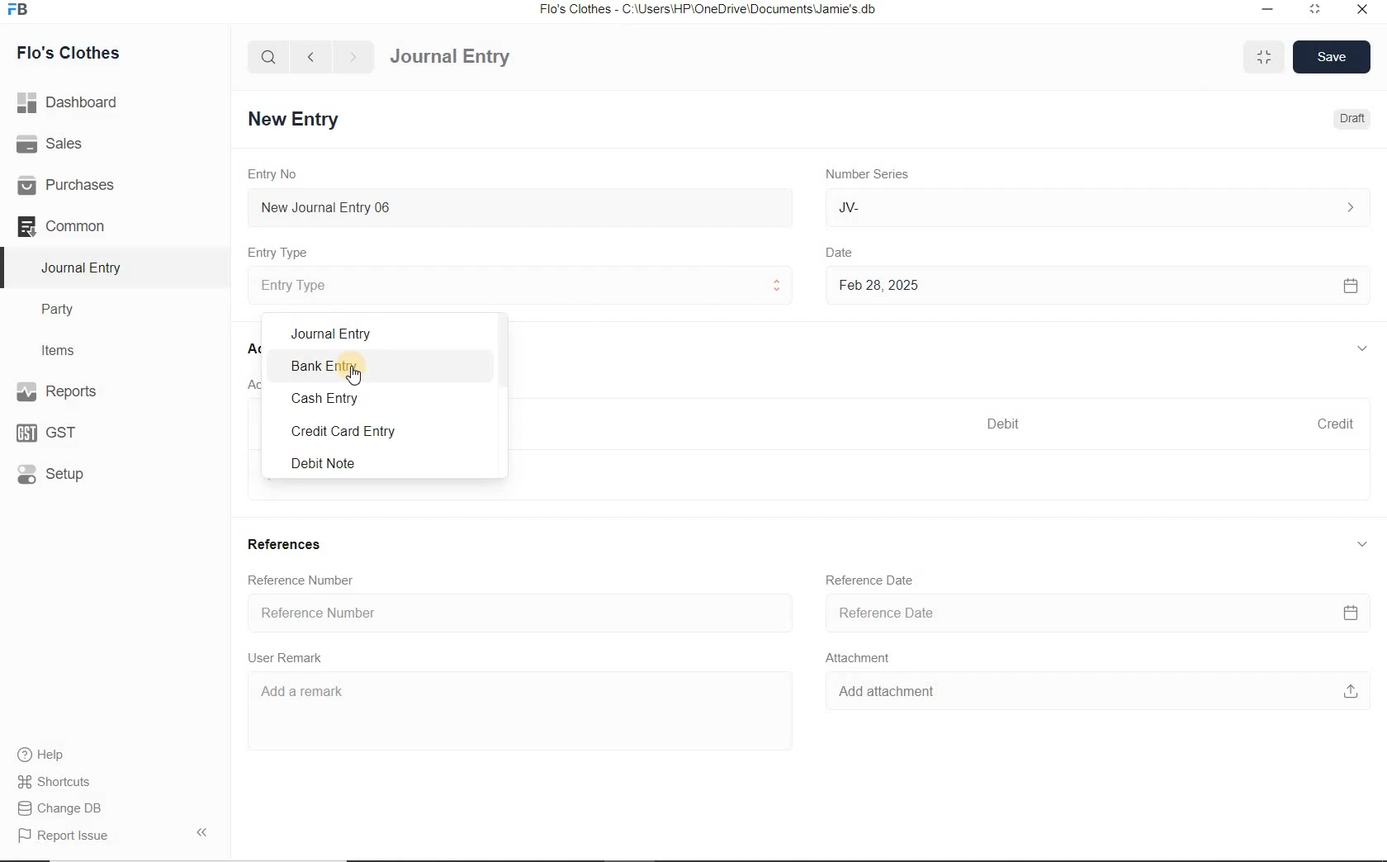 The width and height of the screenshot is (1387, 862). What do you see at coordinates (283, 252) in the screenshot?
I see `Entry Type` at bounding box center [283, 252].